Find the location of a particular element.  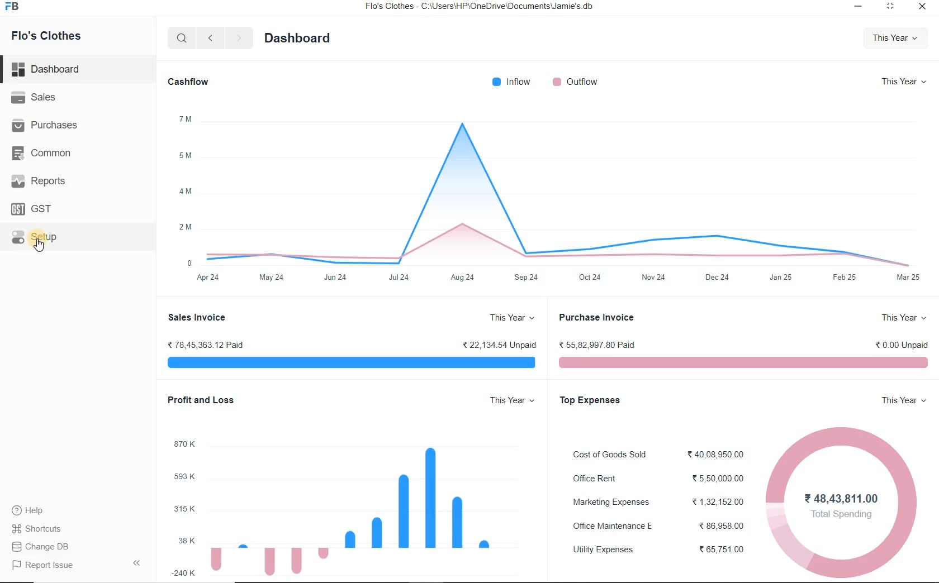

Close is located at coordinates (922, 6).